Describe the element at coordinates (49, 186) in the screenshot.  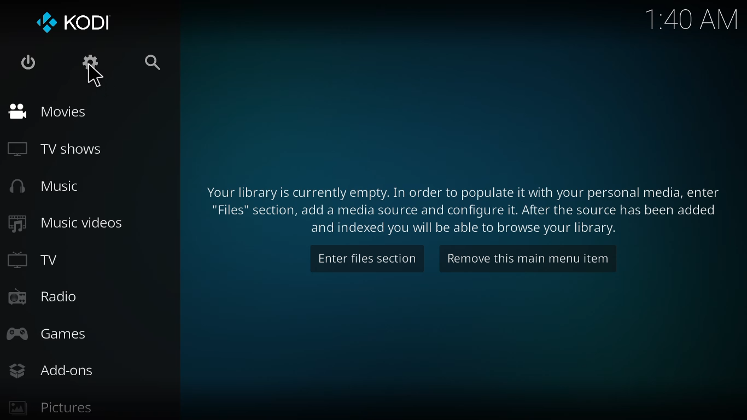
I see `music` at that location.